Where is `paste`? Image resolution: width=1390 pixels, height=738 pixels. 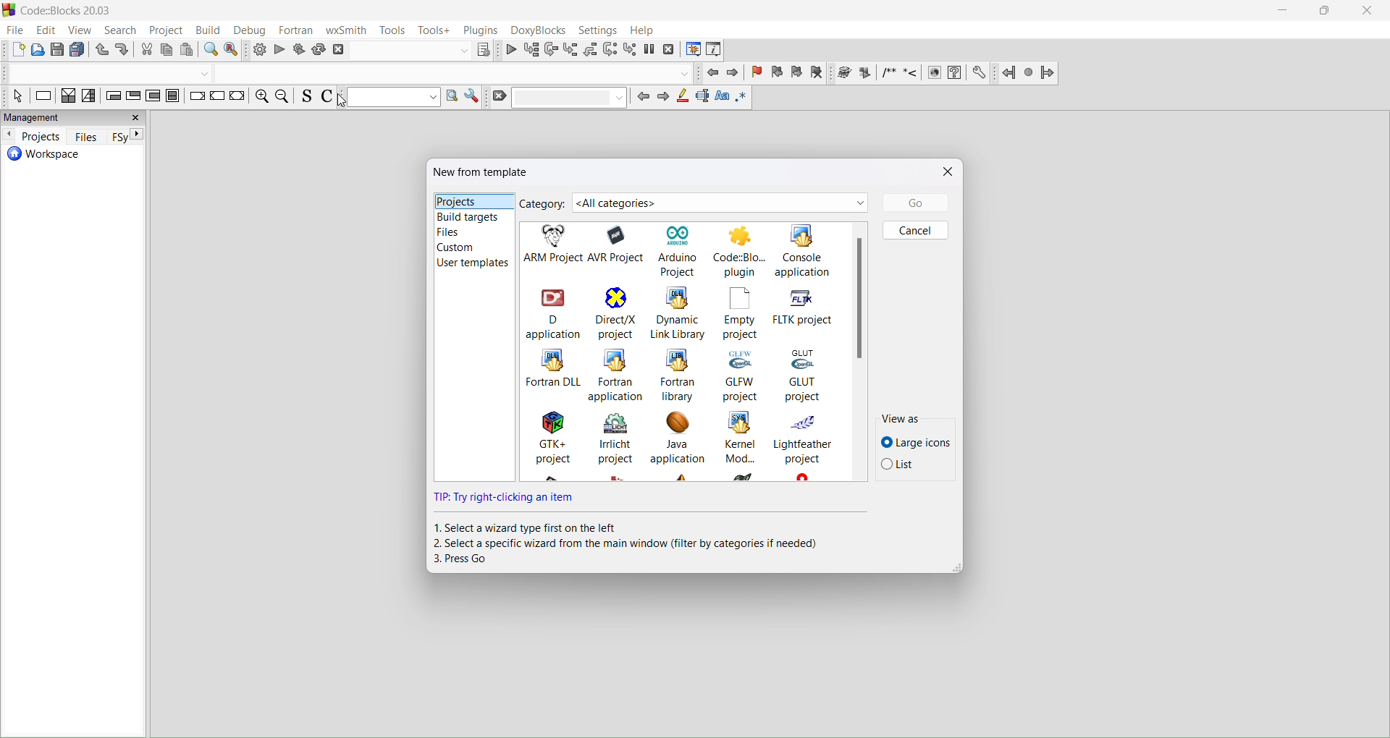
paste is located at coordinates (79, 49).